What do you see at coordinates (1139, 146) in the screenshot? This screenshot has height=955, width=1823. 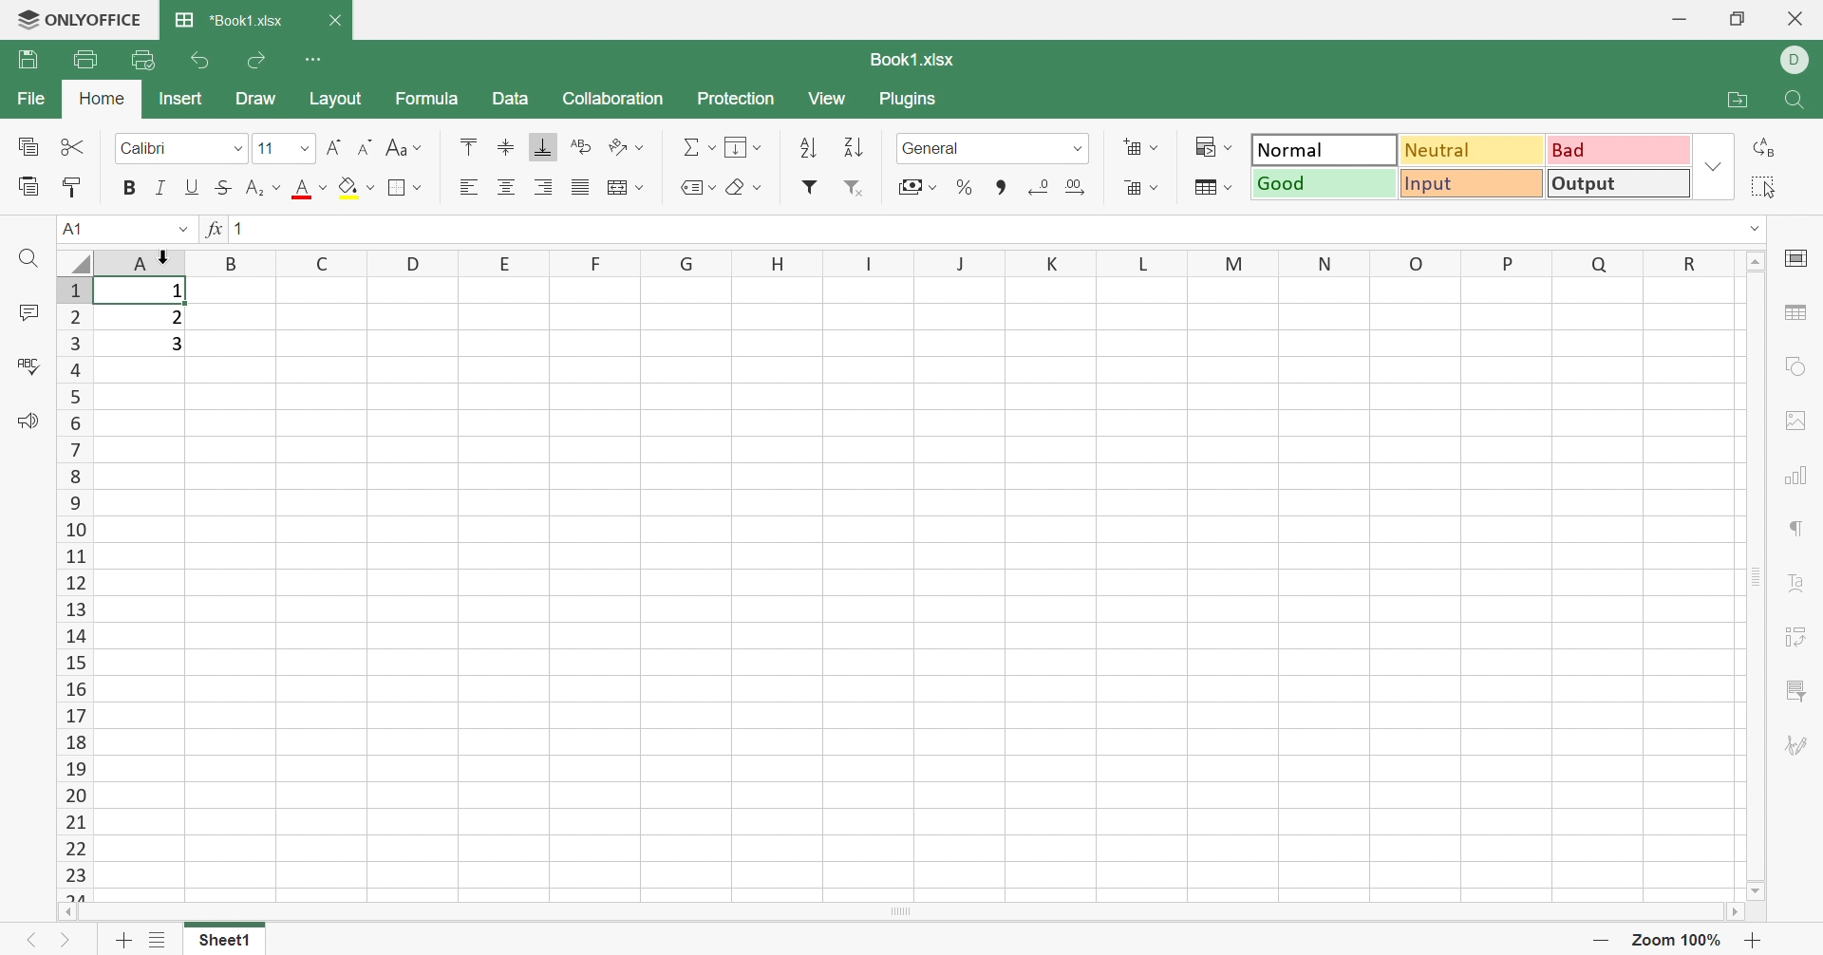 I see `Add cells` at bounding box center [1139, 146].